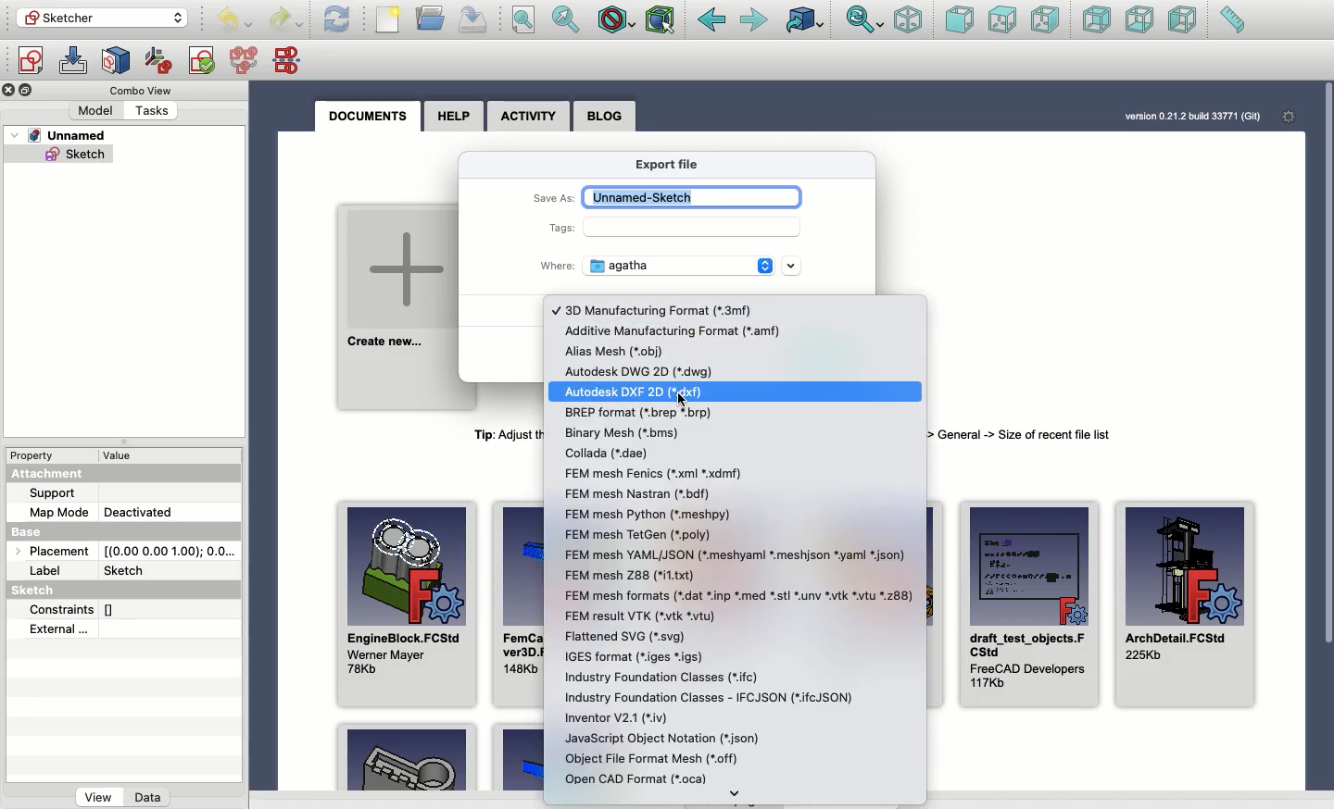 The width and height of the screenshot is (1334, 809). I want to click on Measure, so click(1232, 21).